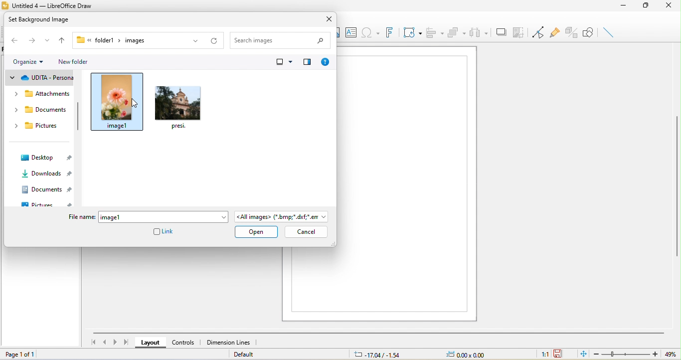 The width and height of the screenshot is (681, 360). Describe the element at coordinates (306, 232) in the screenshot. I see `cancel` at that location.